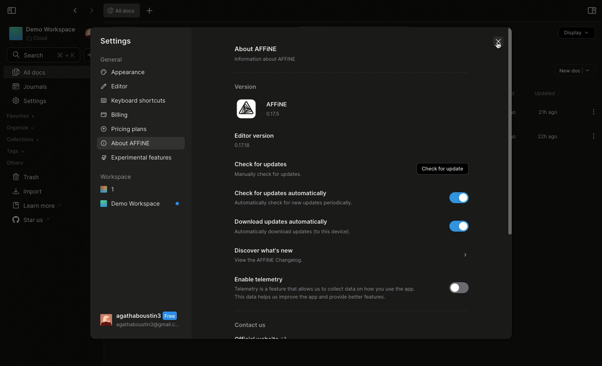 The height and width of the screenshot is (366, 602). Describe the element at coordinates (125, 231) in the screenshot. I see `Properties` at that location.